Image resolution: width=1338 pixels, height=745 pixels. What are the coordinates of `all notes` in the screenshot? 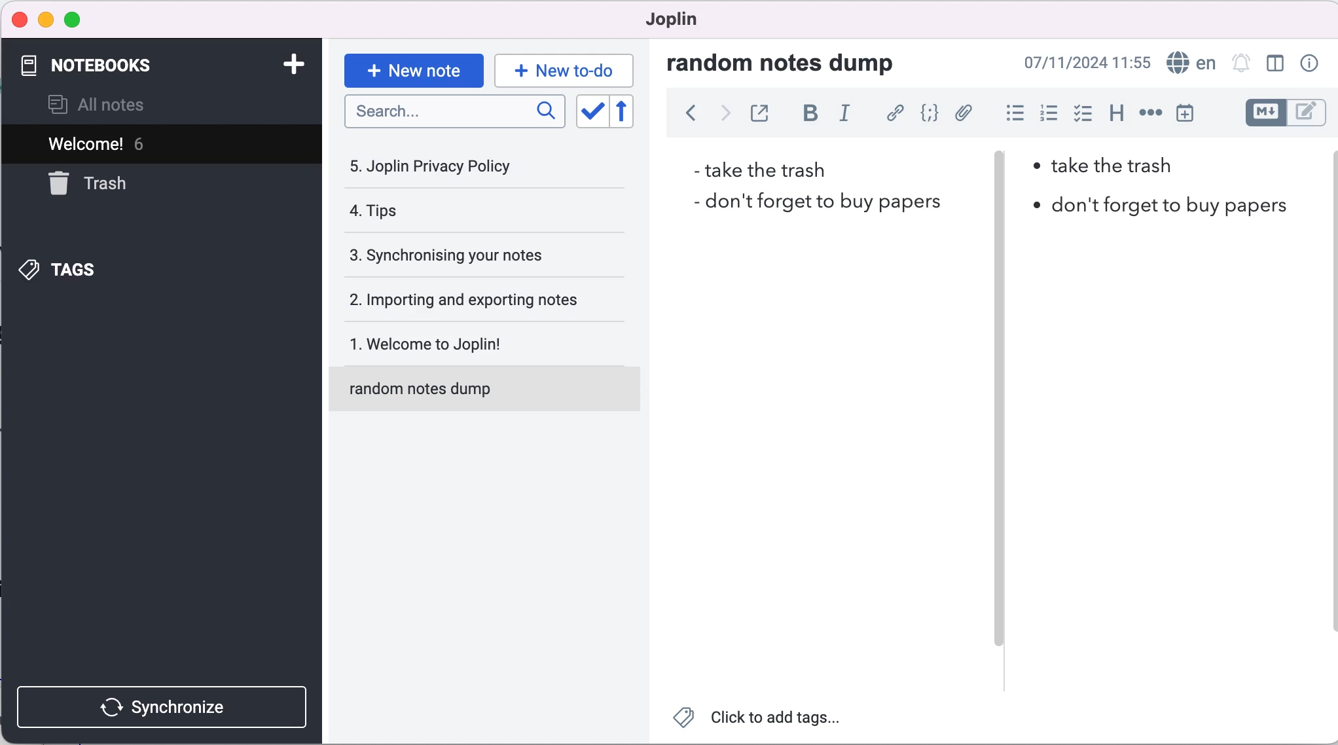 It's located at (118, 104).